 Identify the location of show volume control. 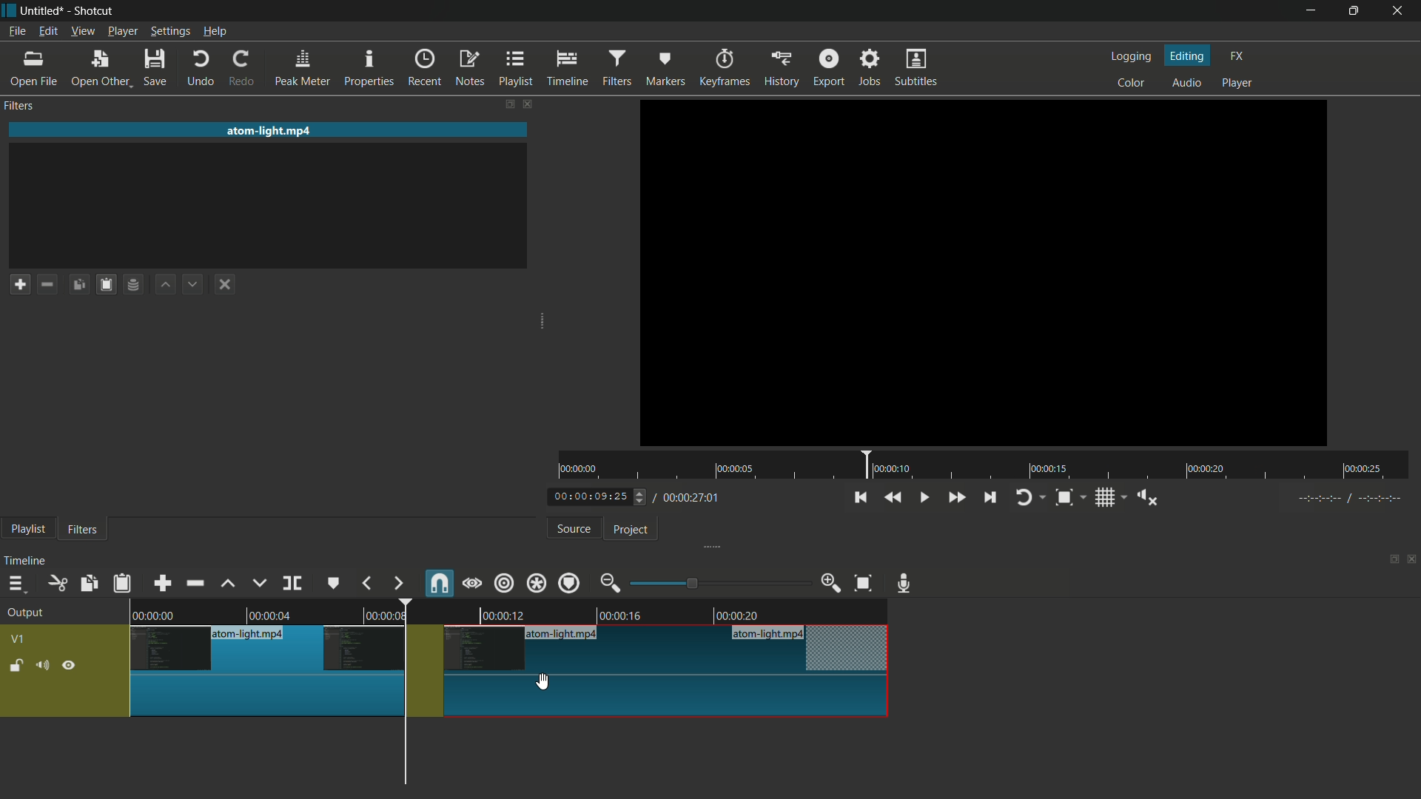
(1146, 496).